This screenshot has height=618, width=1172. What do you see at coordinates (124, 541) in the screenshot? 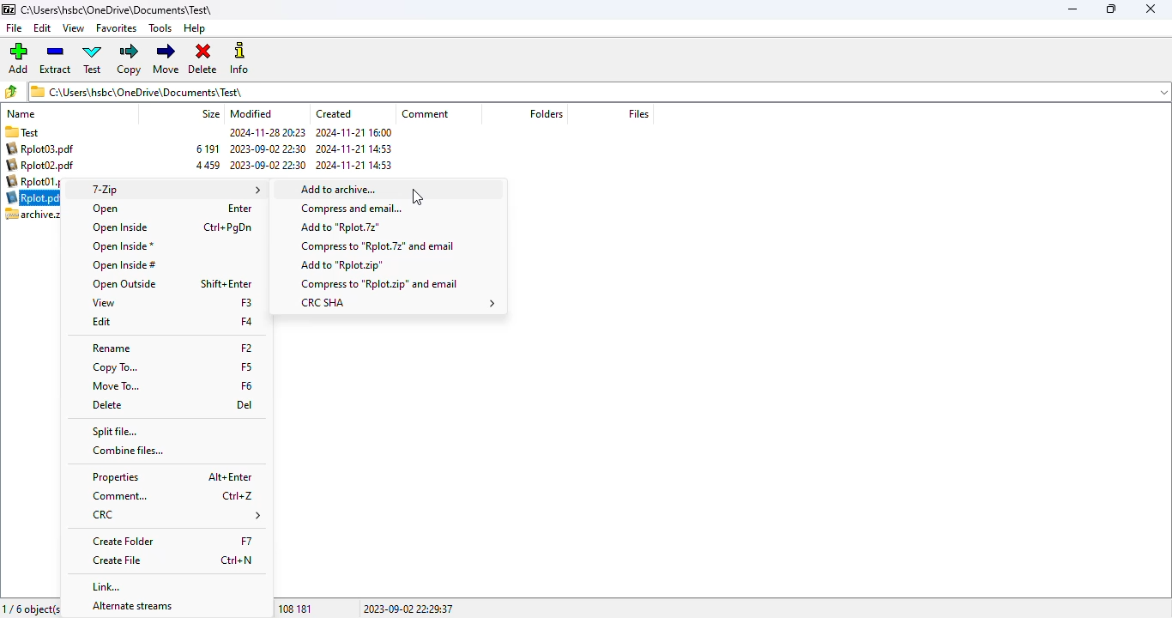
I see `create folder` at bounding box center [124, 541].